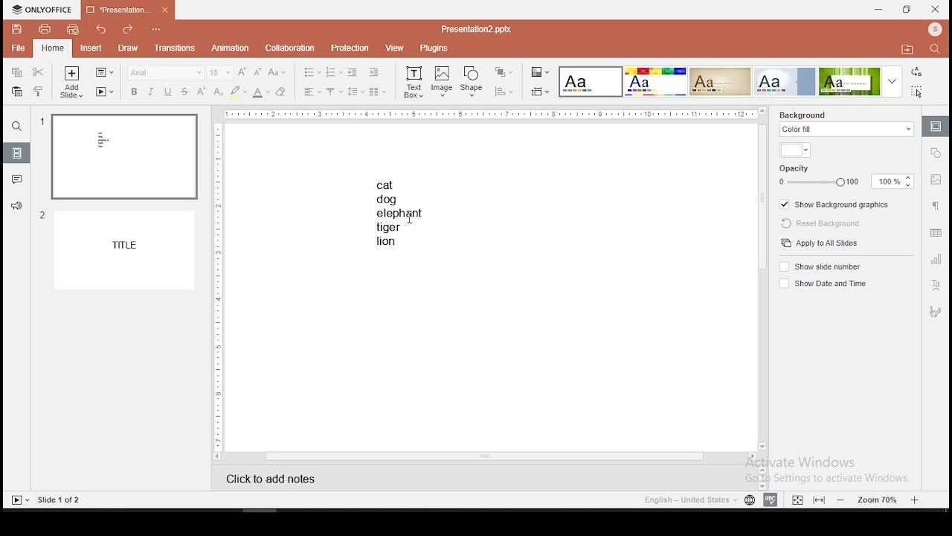 This screenshot has height=536, width=952. What do you see at coordinates (218, 285) in the screenshot?
I see `vertical scale` at bounding box center [218, 285].